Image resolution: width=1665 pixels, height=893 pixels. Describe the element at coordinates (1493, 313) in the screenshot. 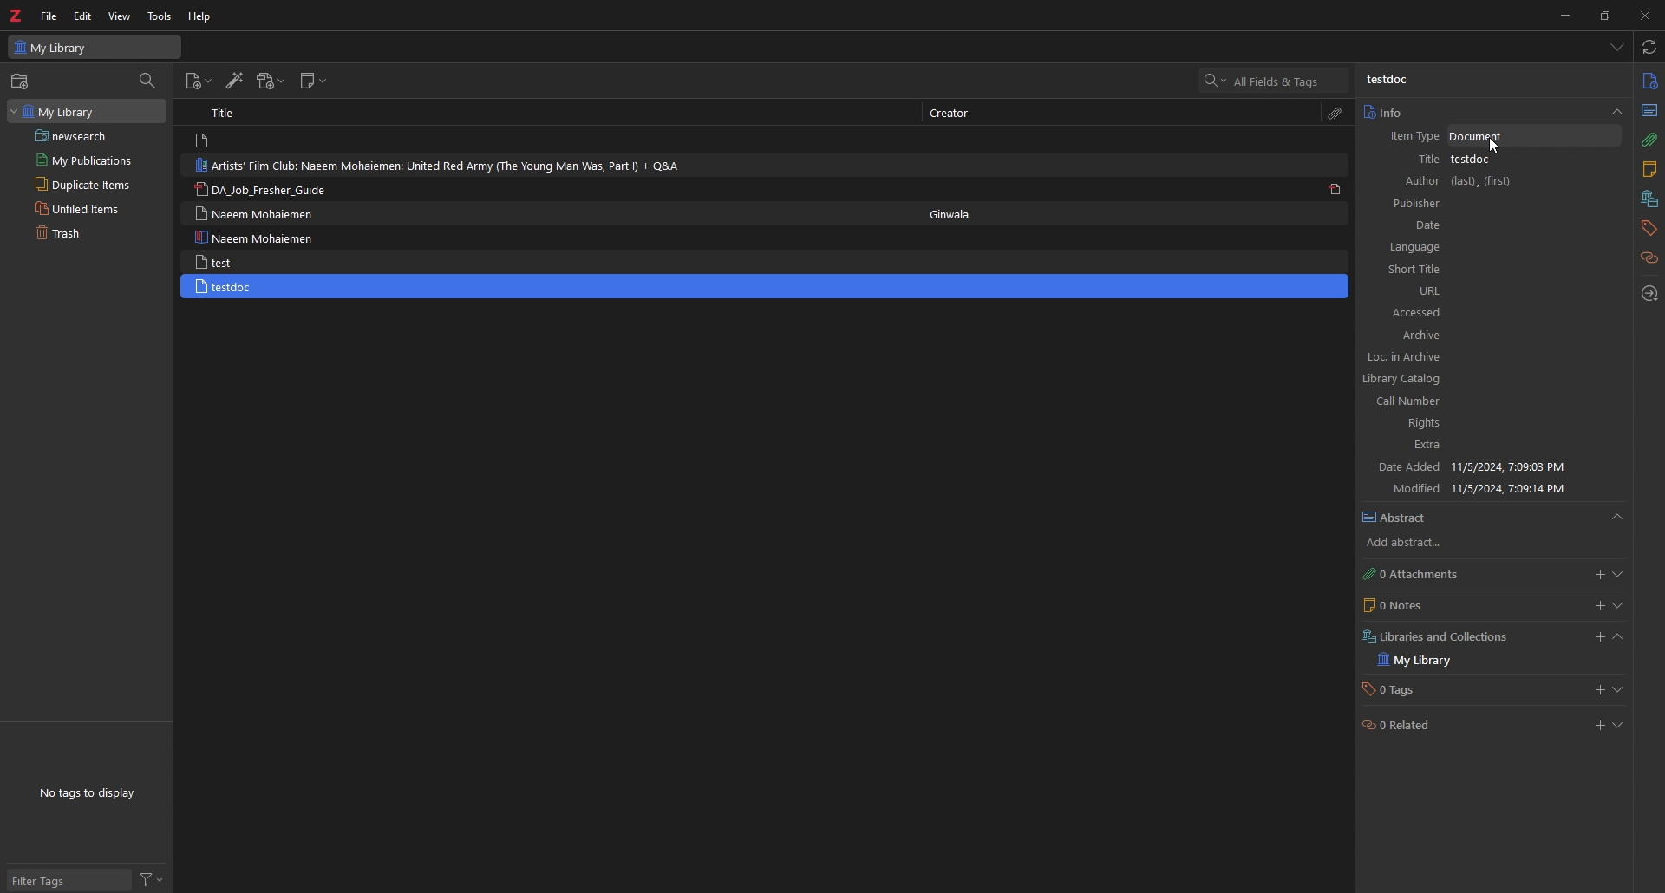

I see `Accessed` at that location.